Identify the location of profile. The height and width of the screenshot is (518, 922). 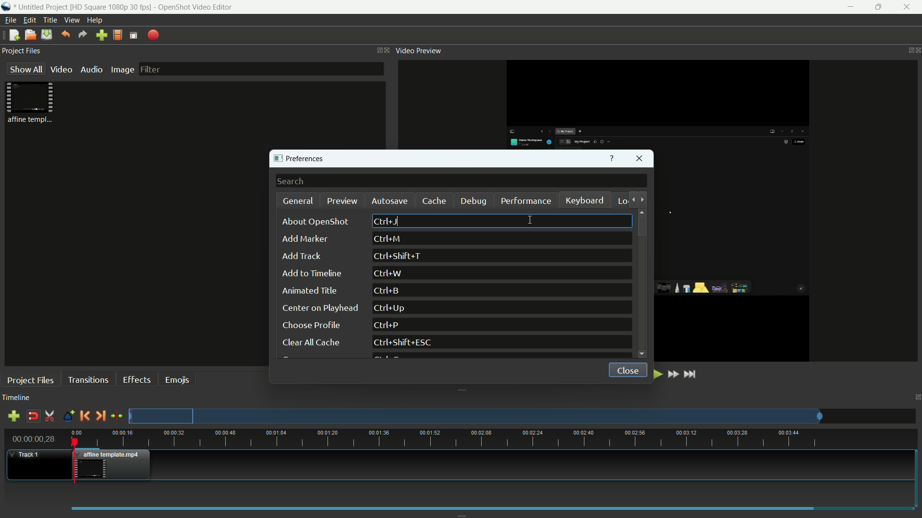
(112, 7).